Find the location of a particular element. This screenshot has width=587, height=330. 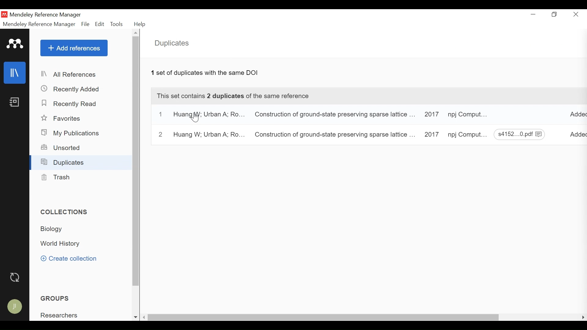

Library is located at coordinates (15, 72).